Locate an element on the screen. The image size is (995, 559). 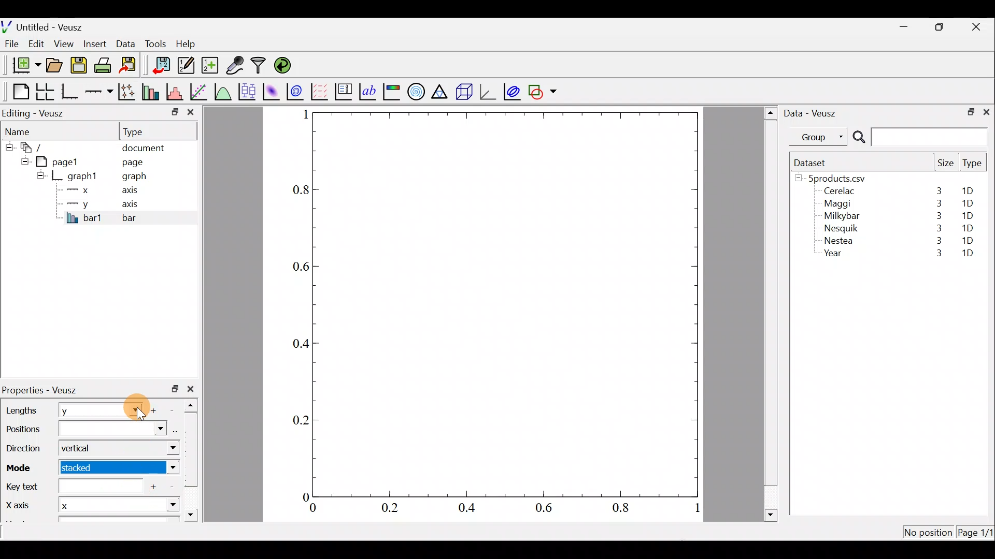
Blank page is located at coordinates (18, 92).